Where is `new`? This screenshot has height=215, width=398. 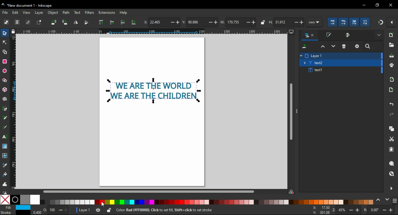
new is located at coordinates (391, 35).